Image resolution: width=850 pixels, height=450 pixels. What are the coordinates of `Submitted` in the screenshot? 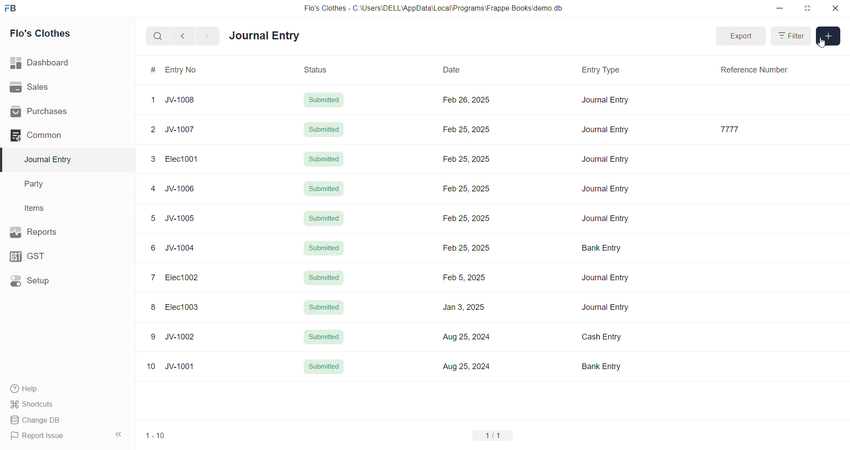 It's located at (324, 306).